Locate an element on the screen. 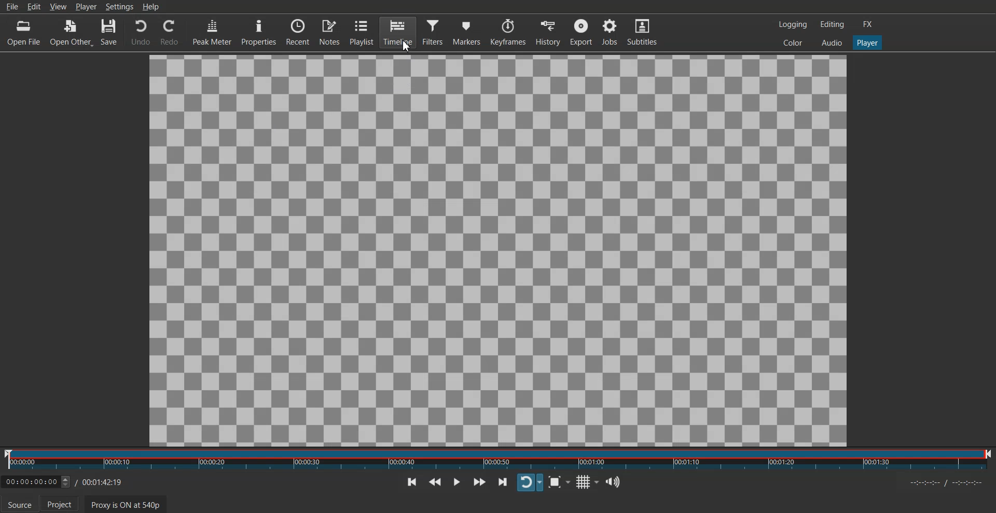 This screenshot has width=996, height=513. Show the volume control is located at coordinates (614, 482).